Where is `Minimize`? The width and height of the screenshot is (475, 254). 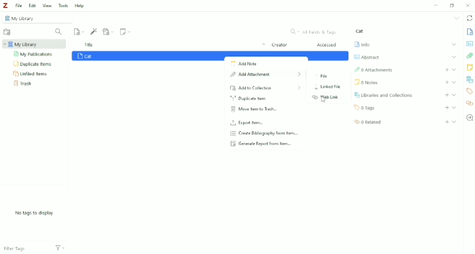 Minimize is located at coordinates (435, 6).